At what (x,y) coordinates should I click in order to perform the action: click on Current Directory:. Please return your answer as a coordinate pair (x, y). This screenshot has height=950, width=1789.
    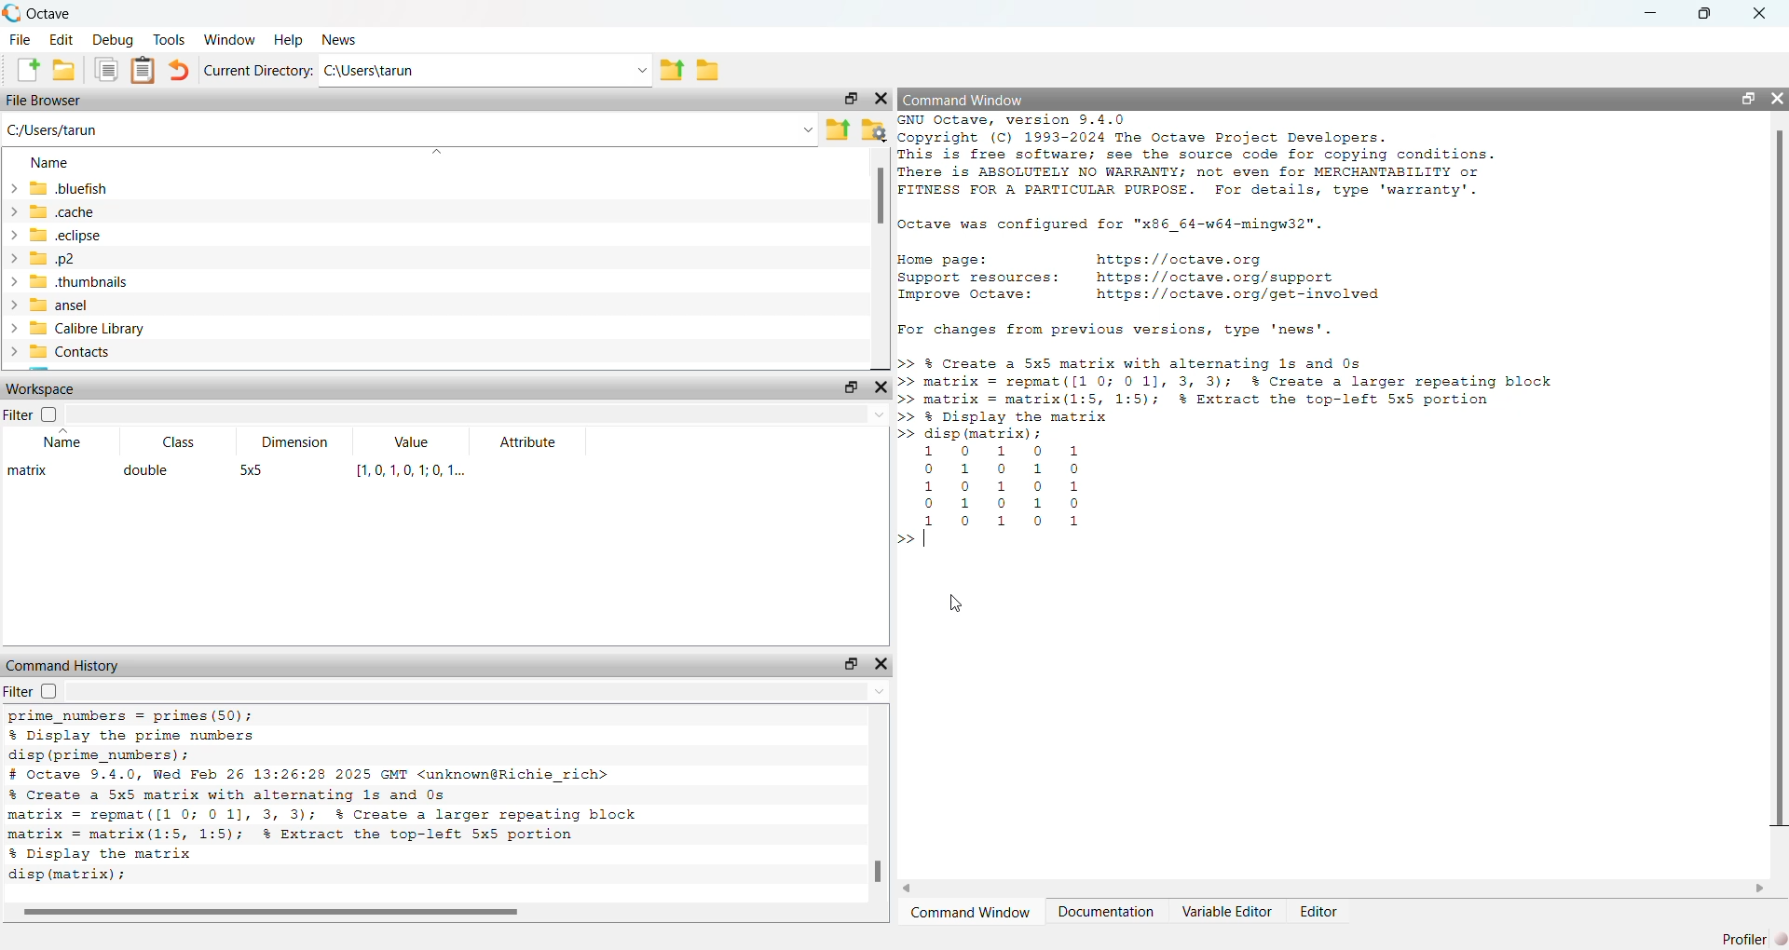
    Looking at the image, I should click on (259, 71).